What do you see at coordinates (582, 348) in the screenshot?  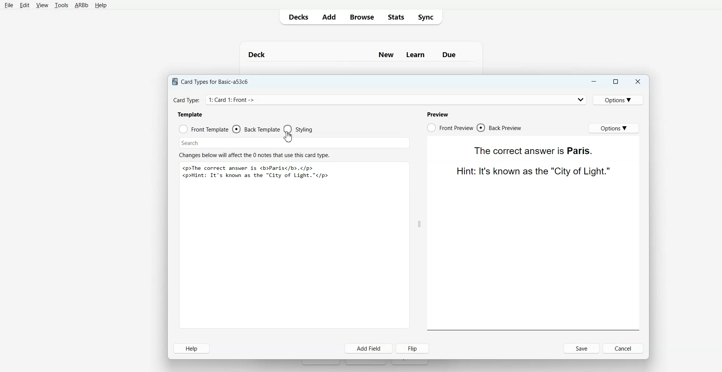 I see `Save` at bounding box center [582, 348].